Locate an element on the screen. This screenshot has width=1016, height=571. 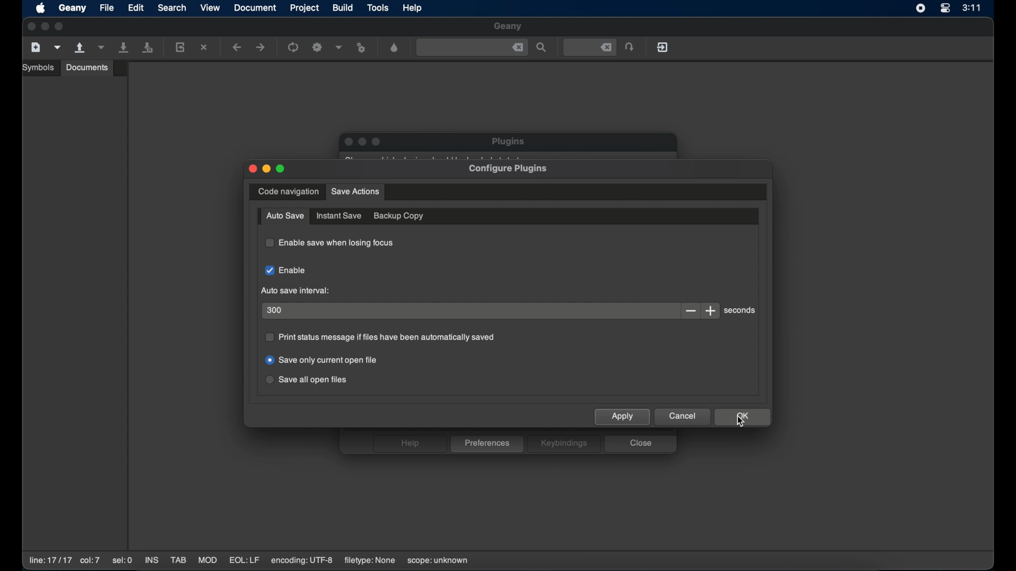
view is located at coordinates (211, 7).